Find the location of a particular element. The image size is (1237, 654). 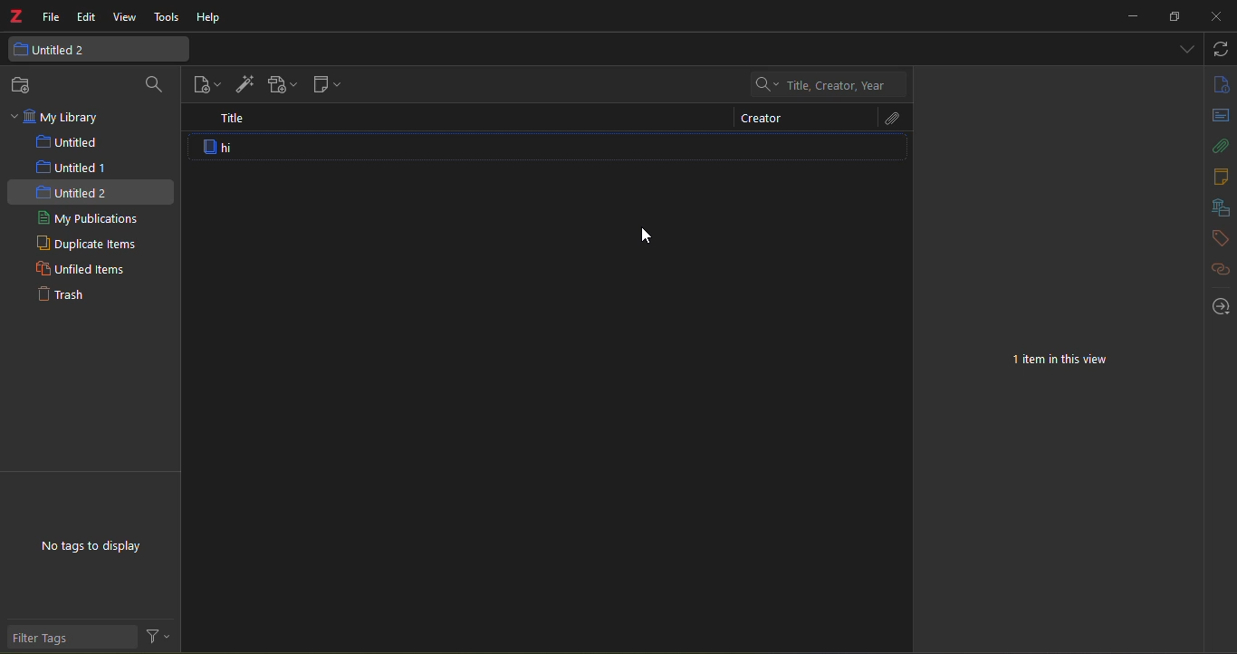

filter is located at coordinates (158, 636).